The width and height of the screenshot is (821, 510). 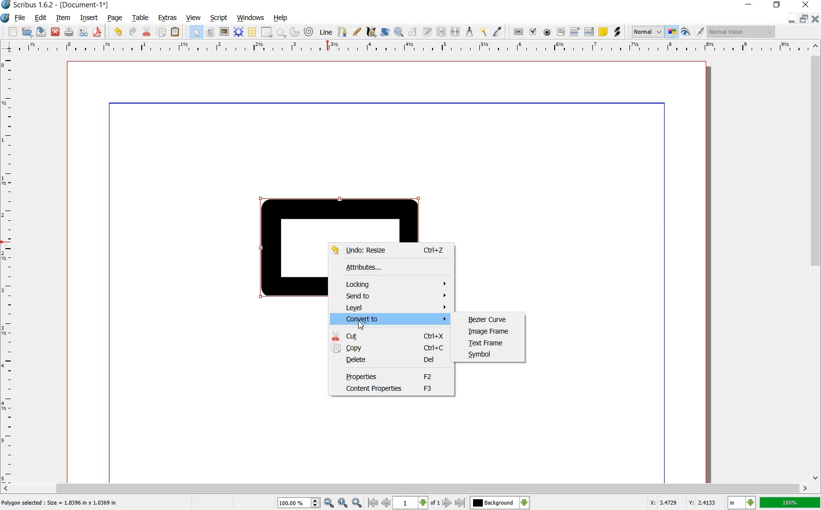 What do you see at coordinates (456, 31) in the screenshot?
I see `unlink text frames` at bounding box center [456, 31].